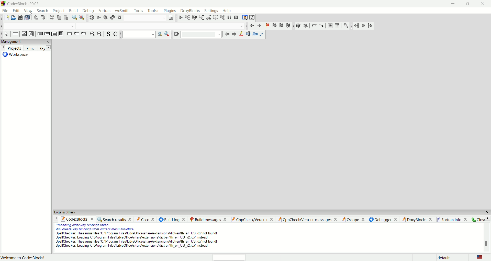 Image resolution: width=491 pixels, height=261 pixels. Describe the element at coordinates (485, 237) in the screenshot. I see `vertical scroll bar` at that location.